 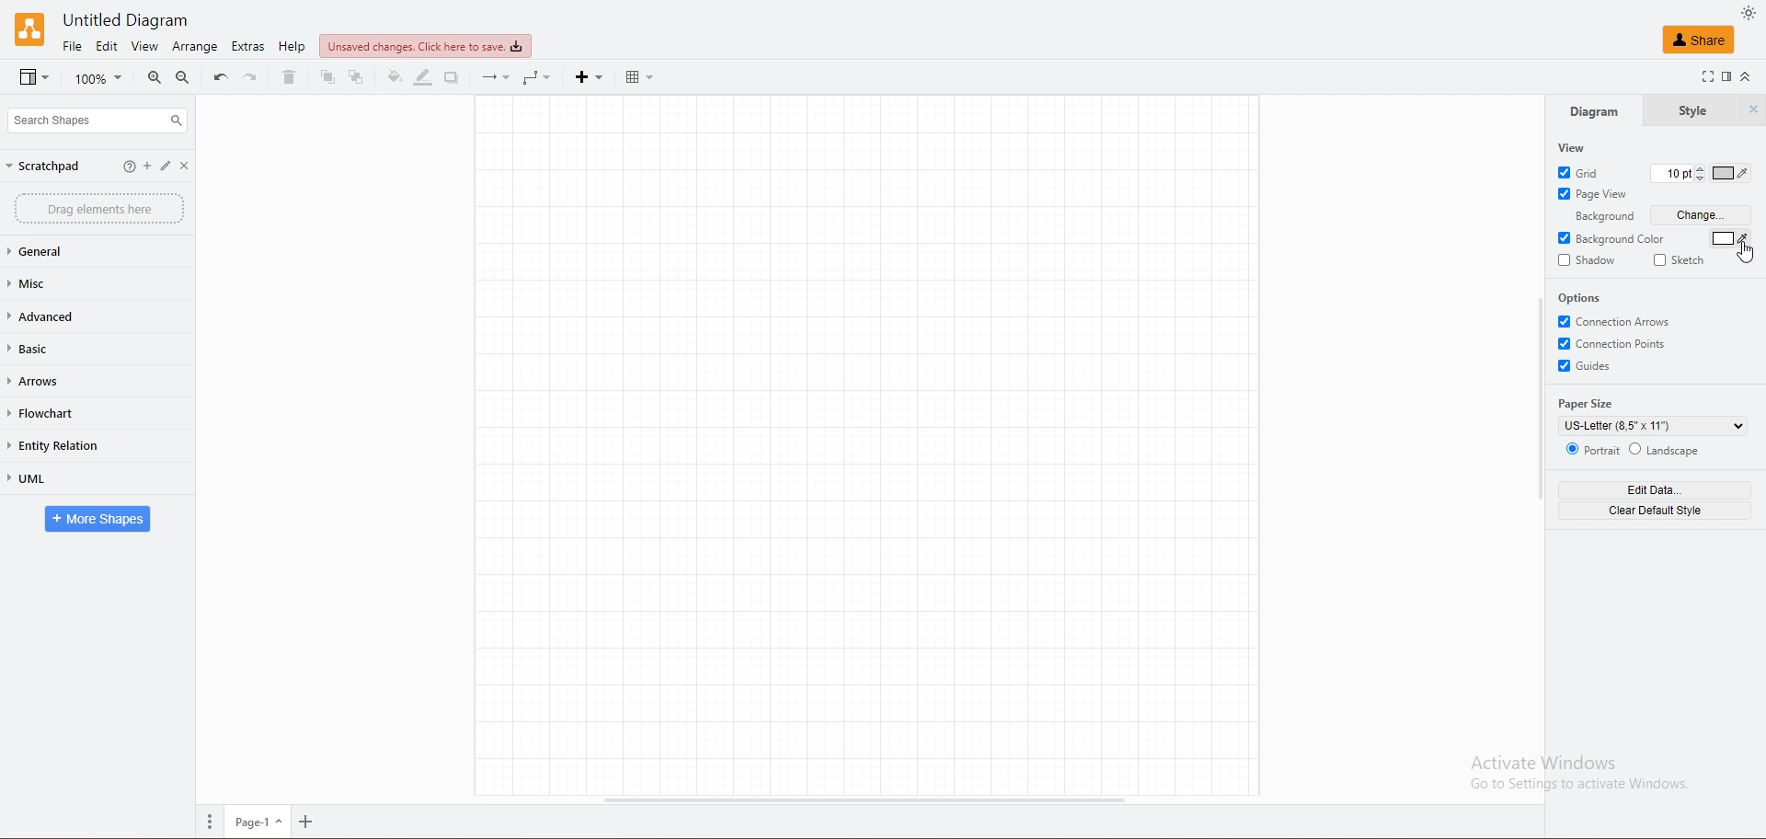 I want to click on scratchpad, so click(x=44, y=166).